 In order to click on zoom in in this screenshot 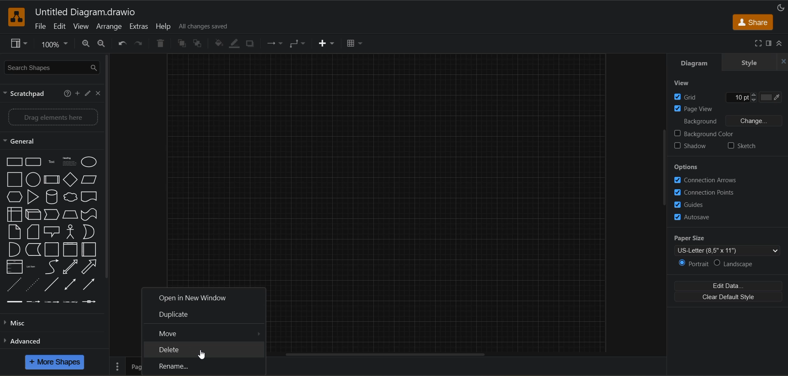, I will do `click(86, 44)`.